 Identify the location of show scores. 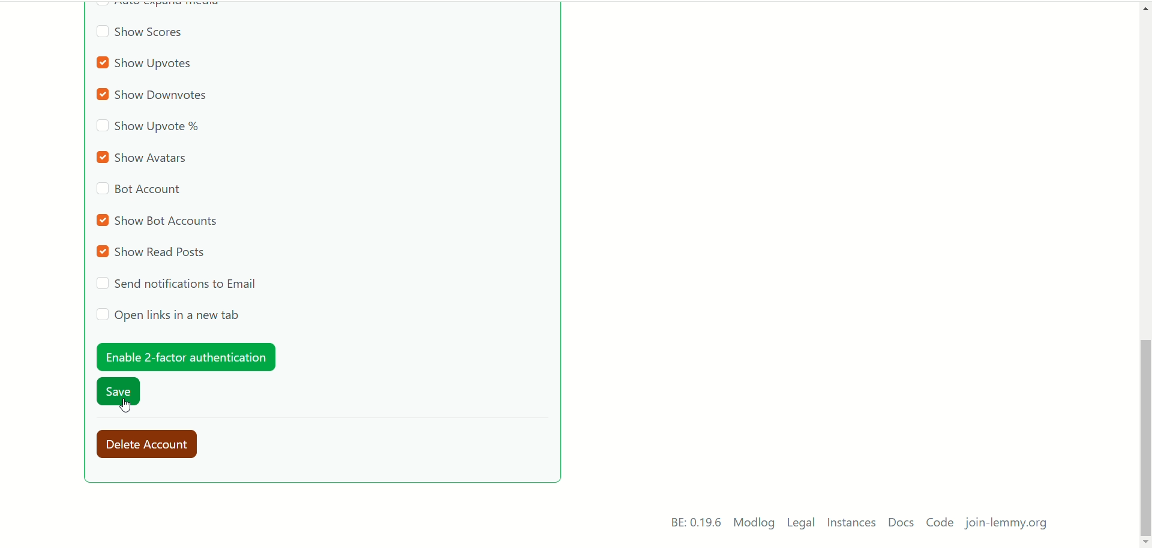
(139, 34).